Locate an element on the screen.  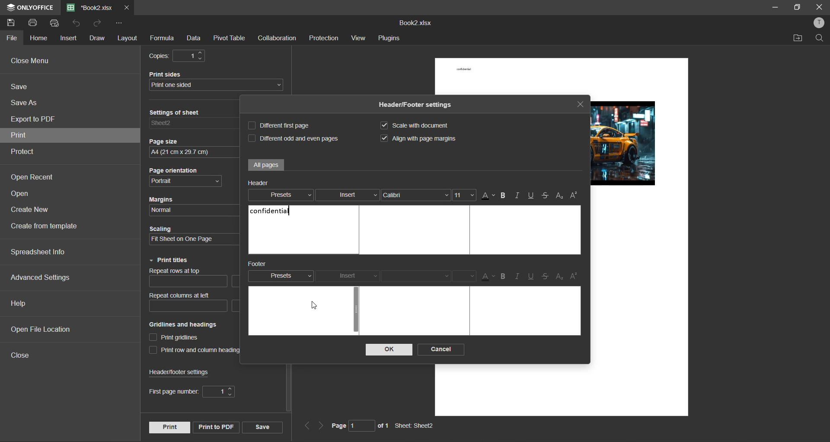
save is located at coordinates (262, 427).